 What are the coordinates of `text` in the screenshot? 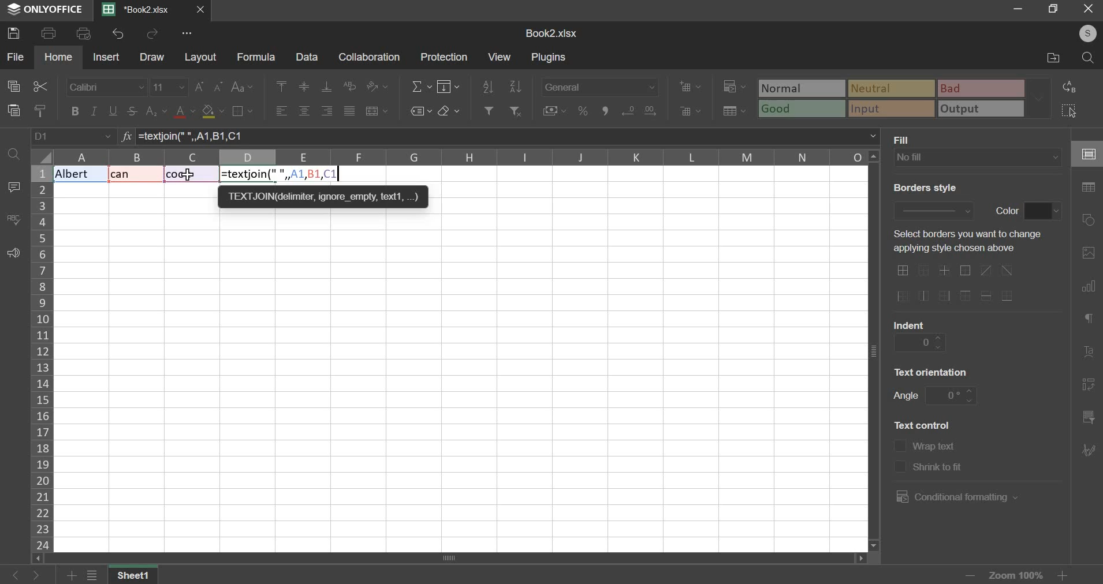 It's located at (939, 469).